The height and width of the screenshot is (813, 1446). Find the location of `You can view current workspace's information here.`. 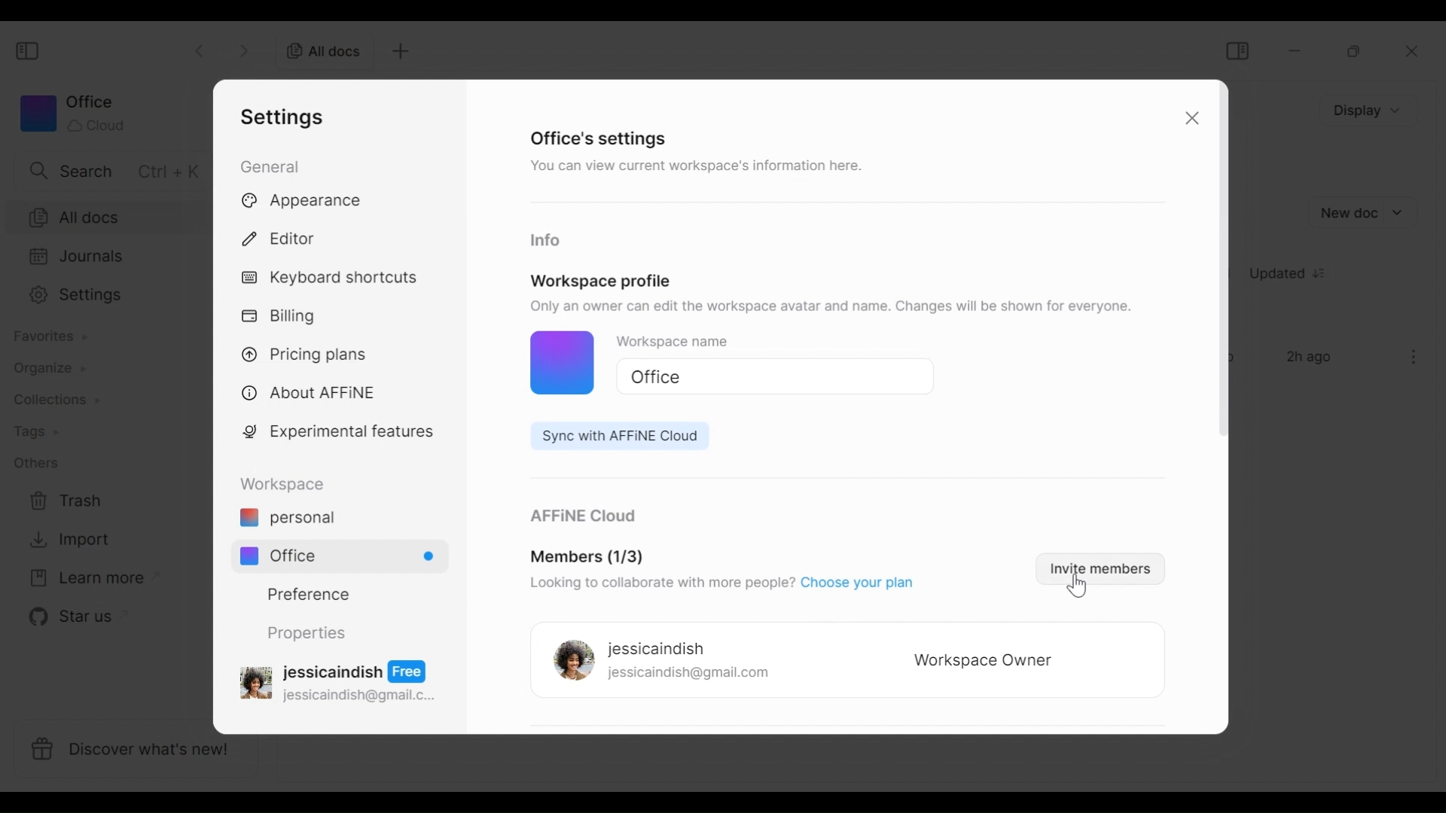

You can view current workspace's information here. is located at coordinates (694, 169).